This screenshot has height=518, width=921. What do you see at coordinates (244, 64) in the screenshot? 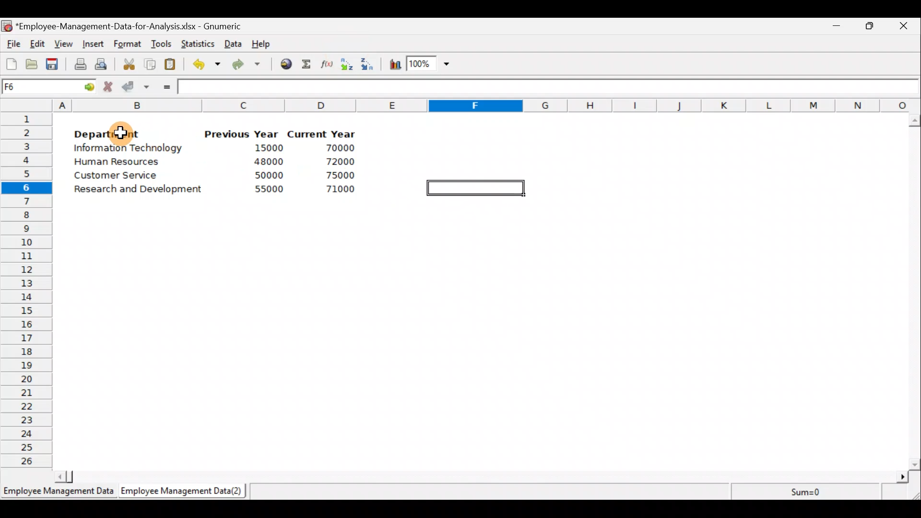
I see `Redo undone action` at bounding box center [244, 64].